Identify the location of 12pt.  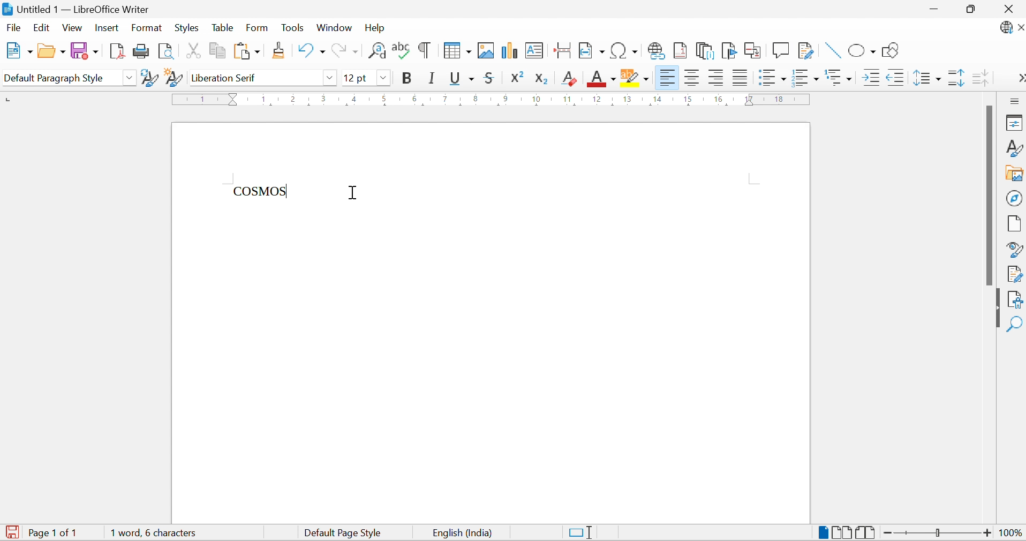
(356, 78).